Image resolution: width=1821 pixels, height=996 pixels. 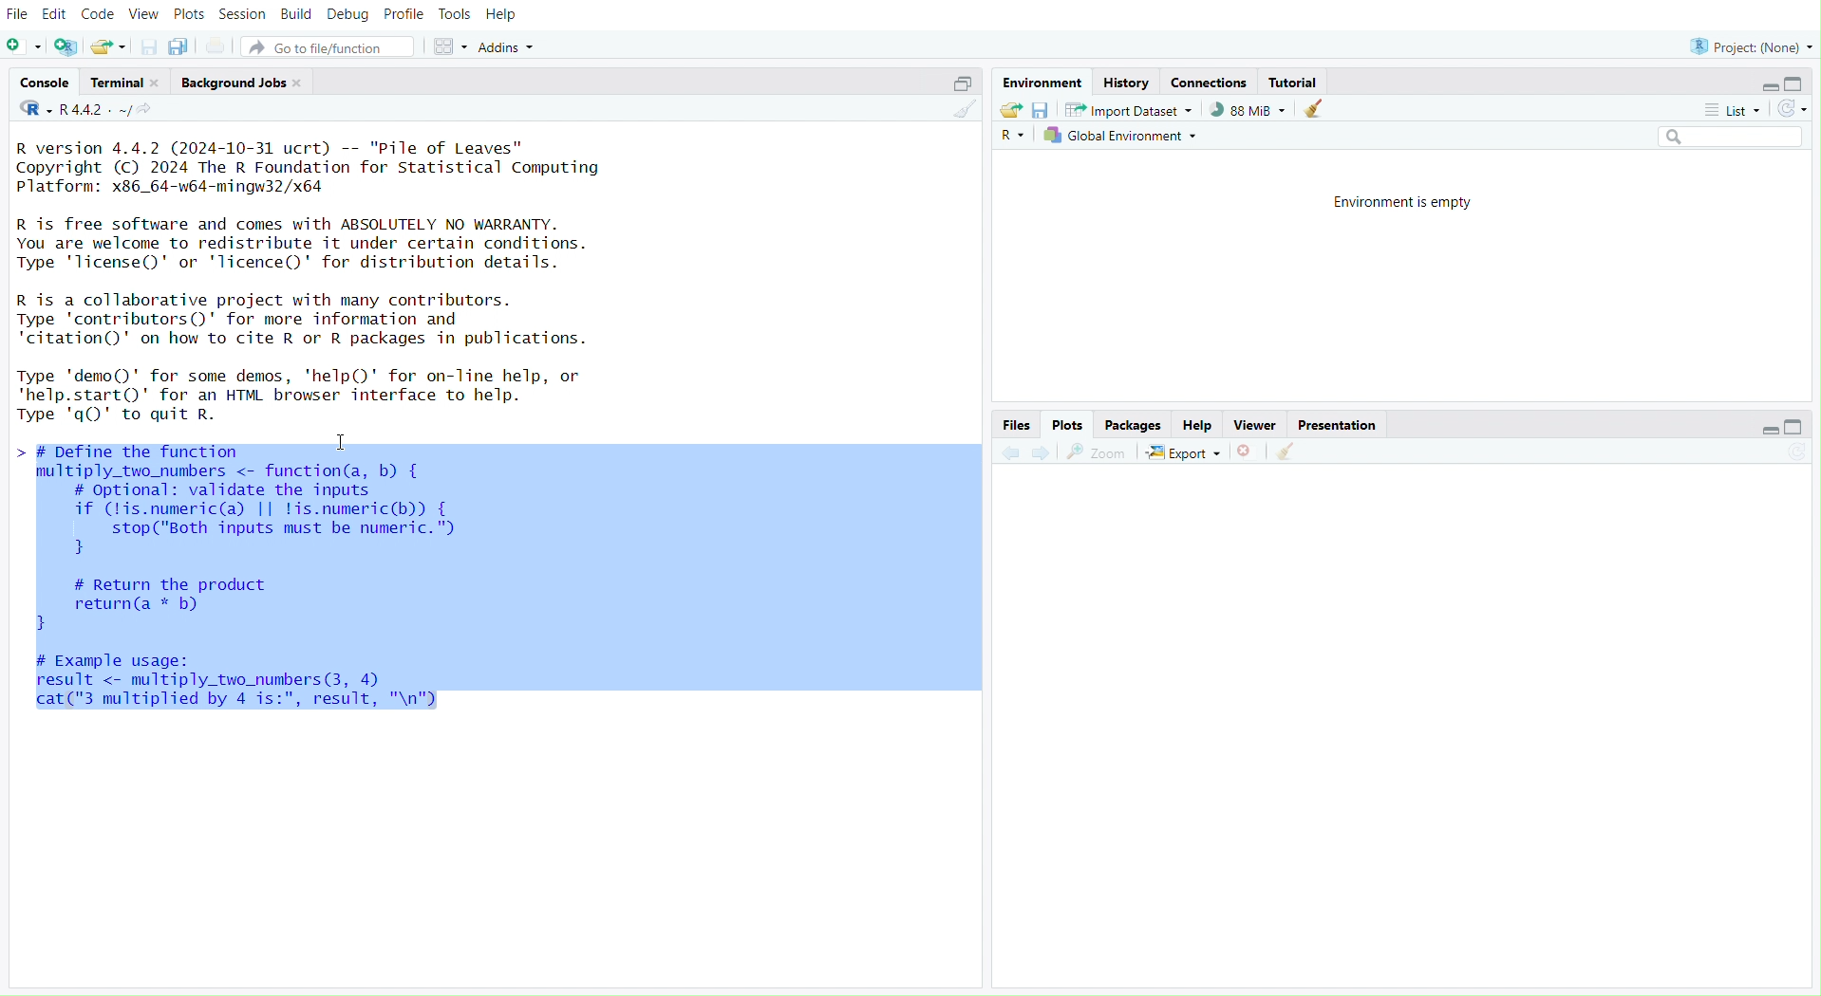 I want to click on File, so click(x=20, y=13).